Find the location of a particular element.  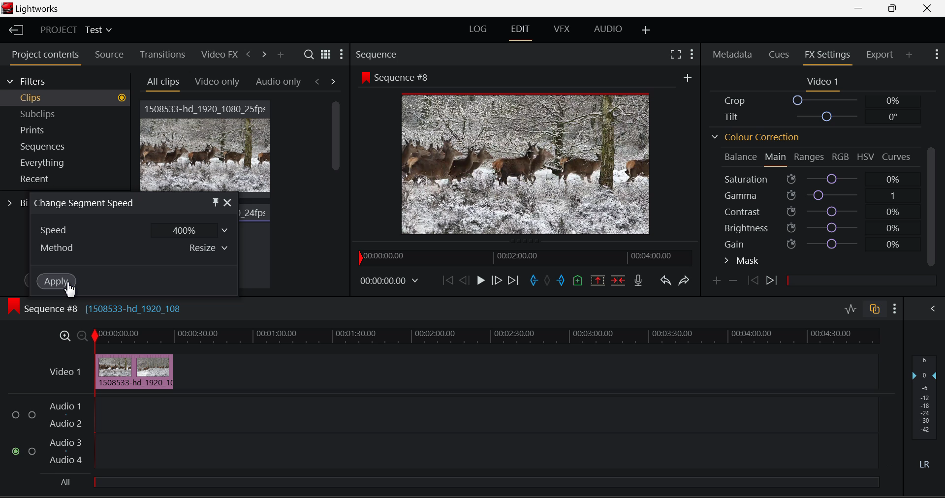

Show Settings is located at coordinates (937, 56).